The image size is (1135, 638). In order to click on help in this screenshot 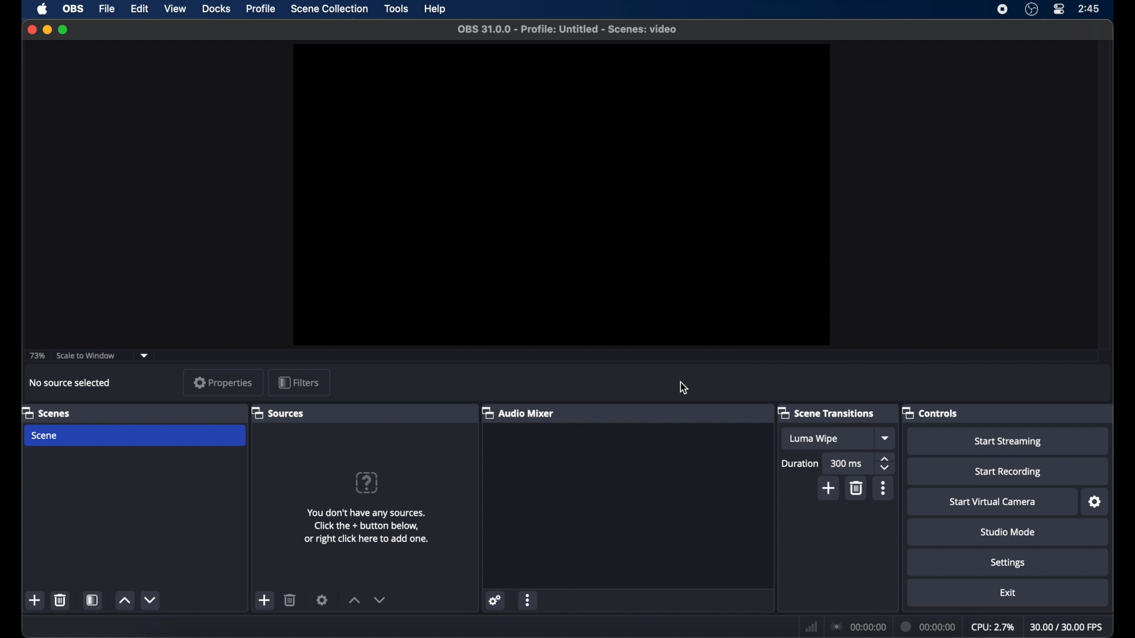, I will do `click(436, 9)`.